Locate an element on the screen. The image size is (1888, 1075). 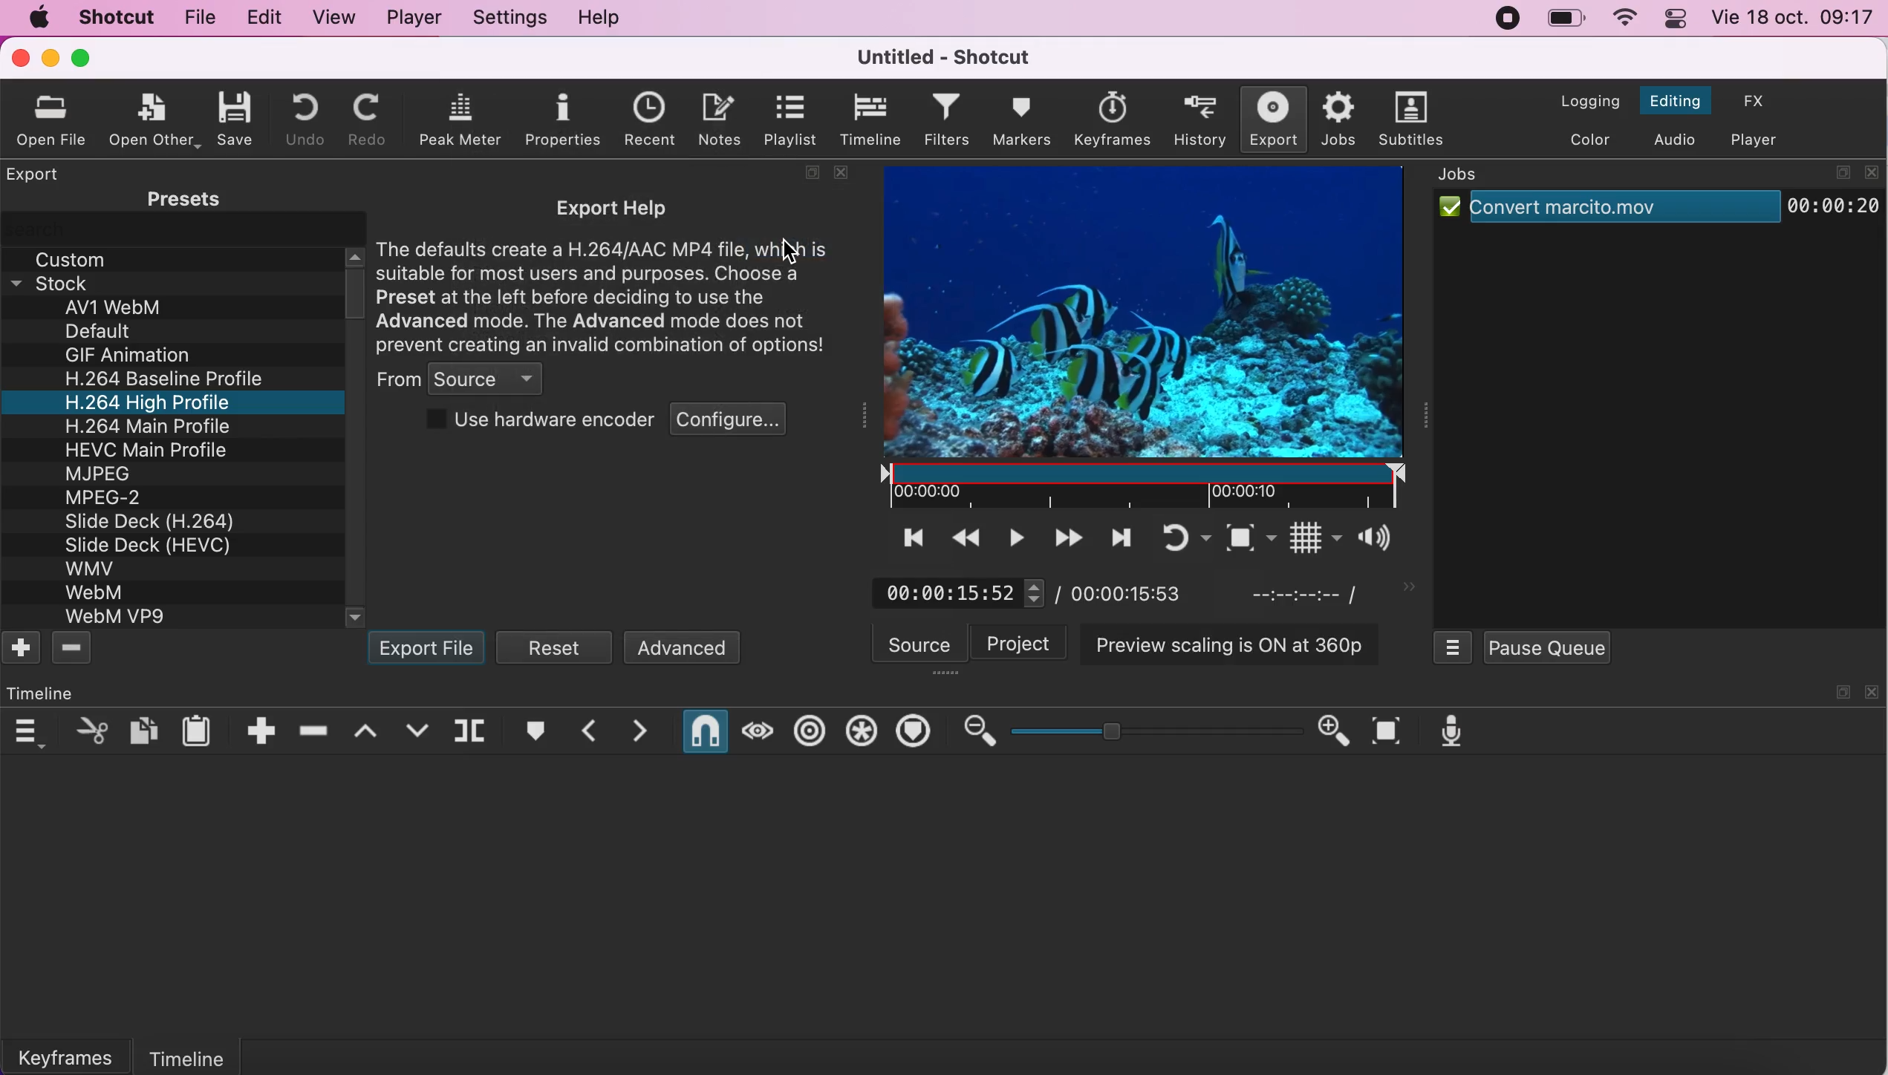
custom is located at coordinates (77, 256).